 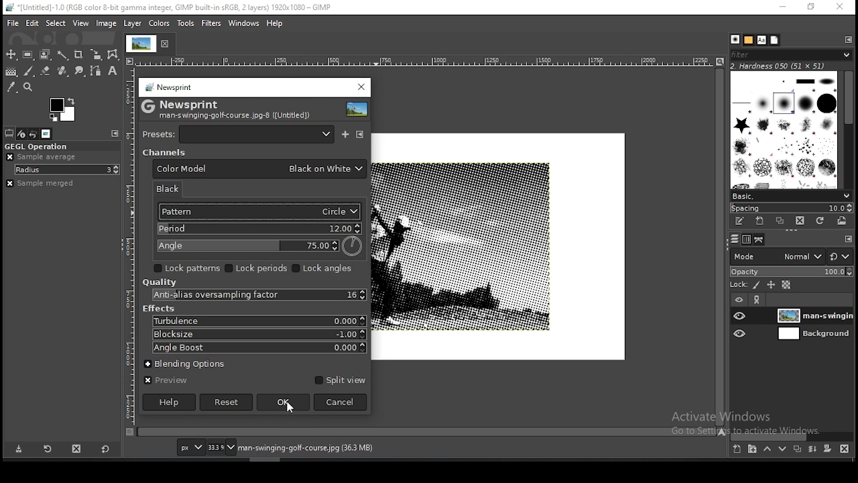 What do you see at coordinates (80, 55) in the screenshot?
I see `crop tool` at bounding box center [80, 55].